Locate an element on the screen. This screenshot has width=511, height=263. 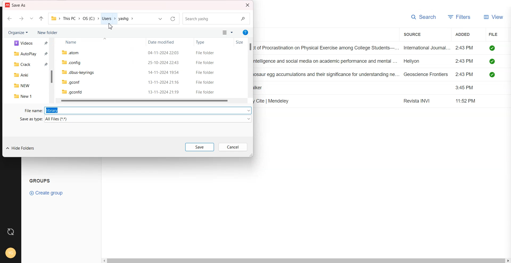
Vertical scroll bar is located at coordinates (52, 71).